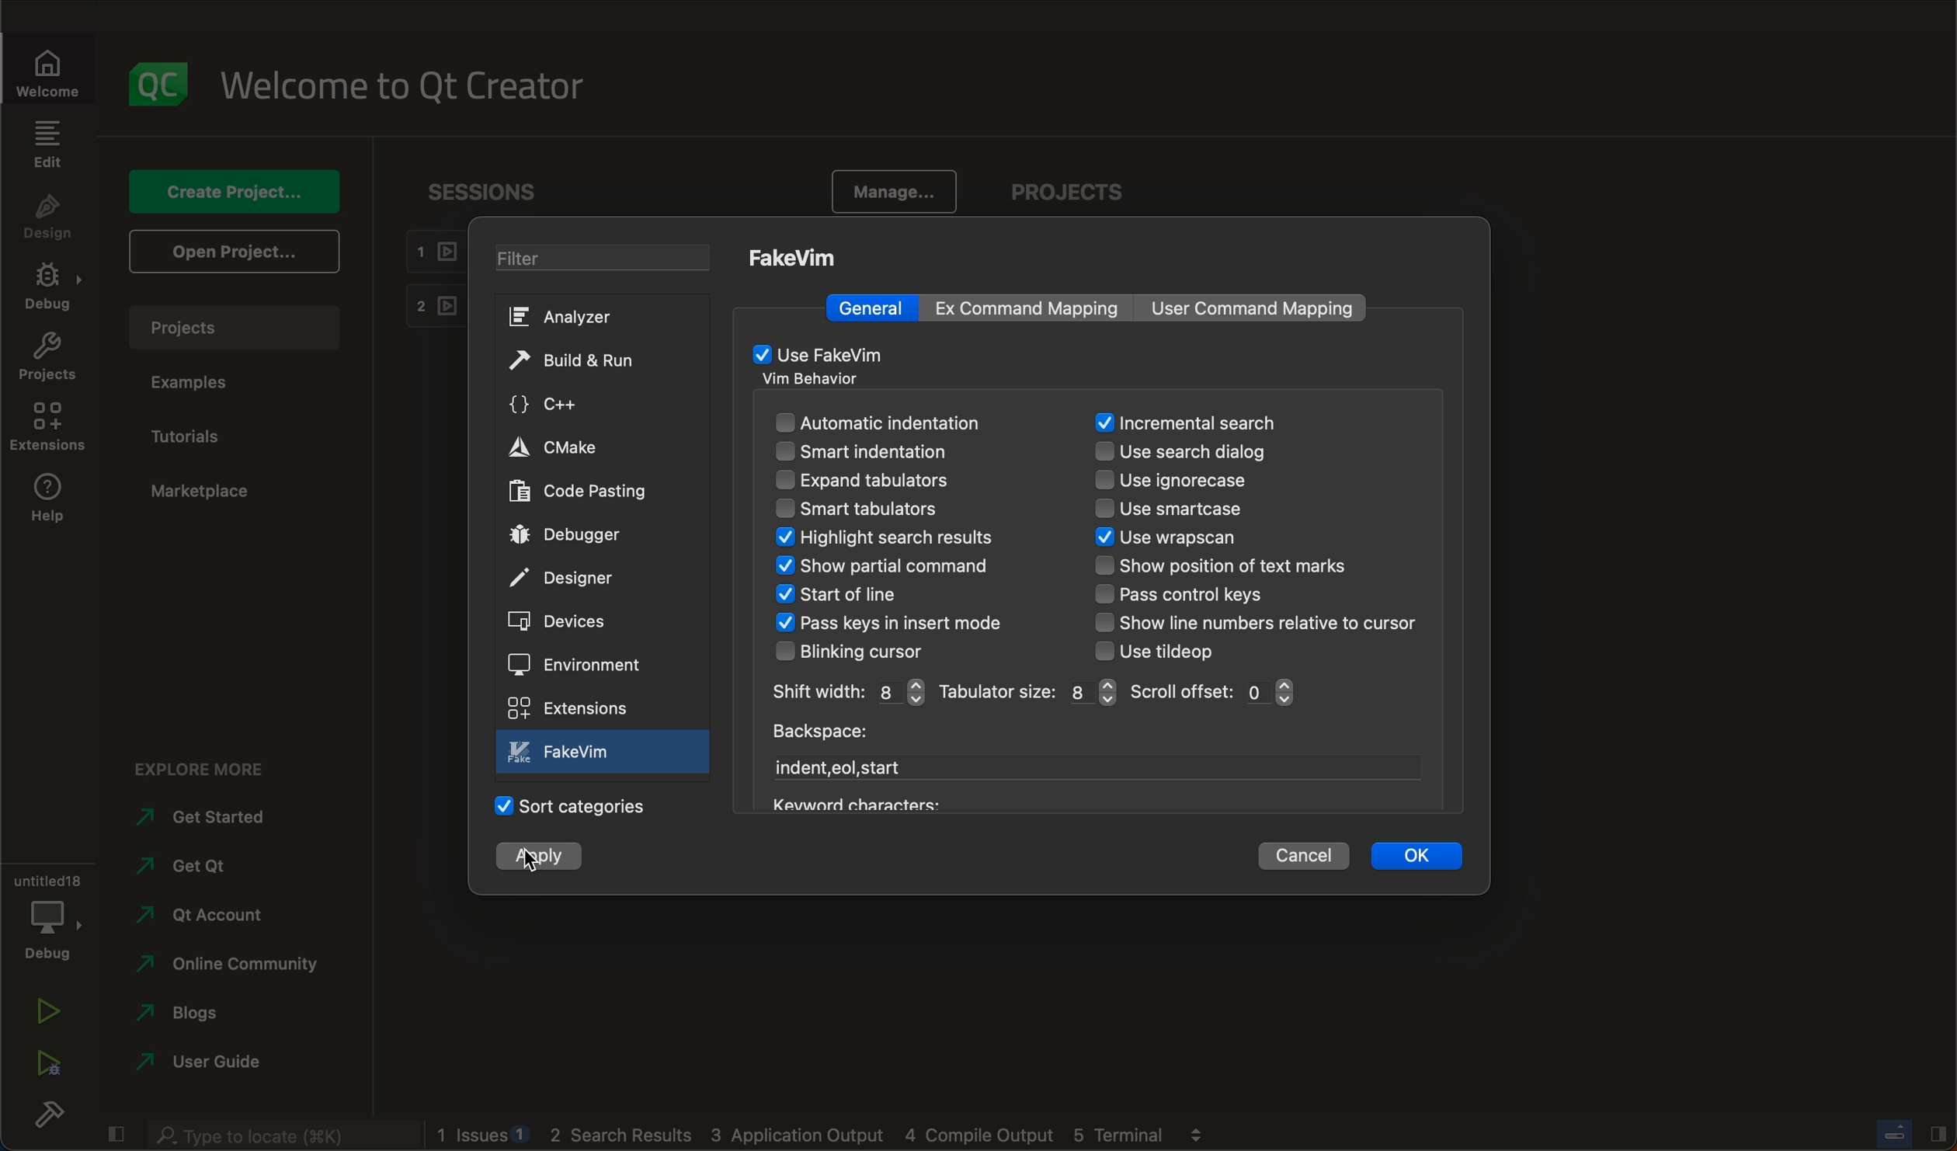 Image resolution: width=1957 pixels, height=1151 pixels. Describe the element at coordinates (205, 491) in the screenshot. I see `marketplace` at that location.